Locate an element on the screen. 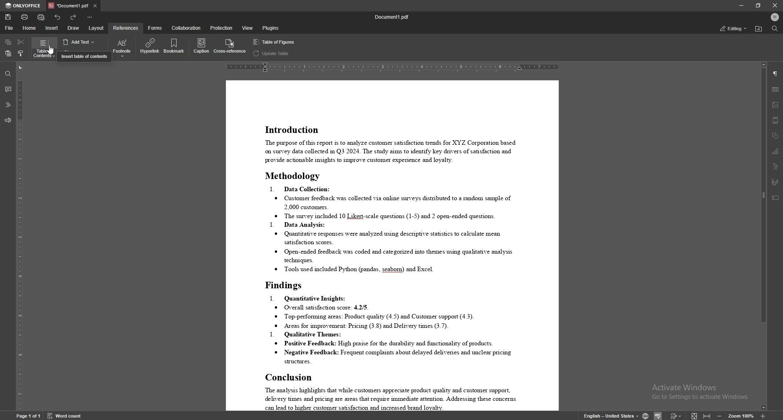 This screenshot has height=420, width=783. layout is located at coordinates (97, 28).